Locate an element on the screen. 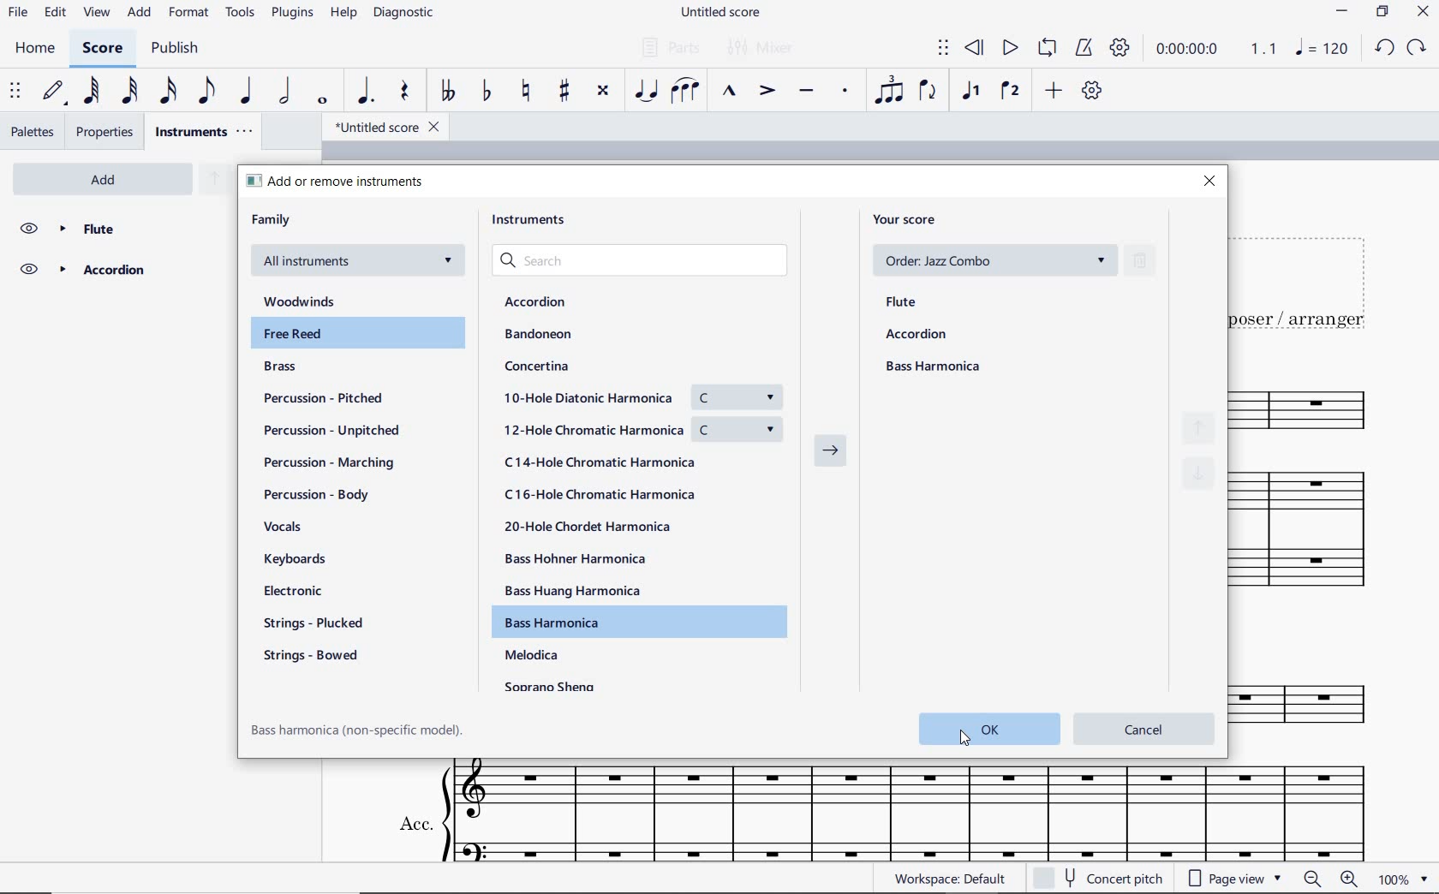  PLUGINS is located at coordinates (295, 14).